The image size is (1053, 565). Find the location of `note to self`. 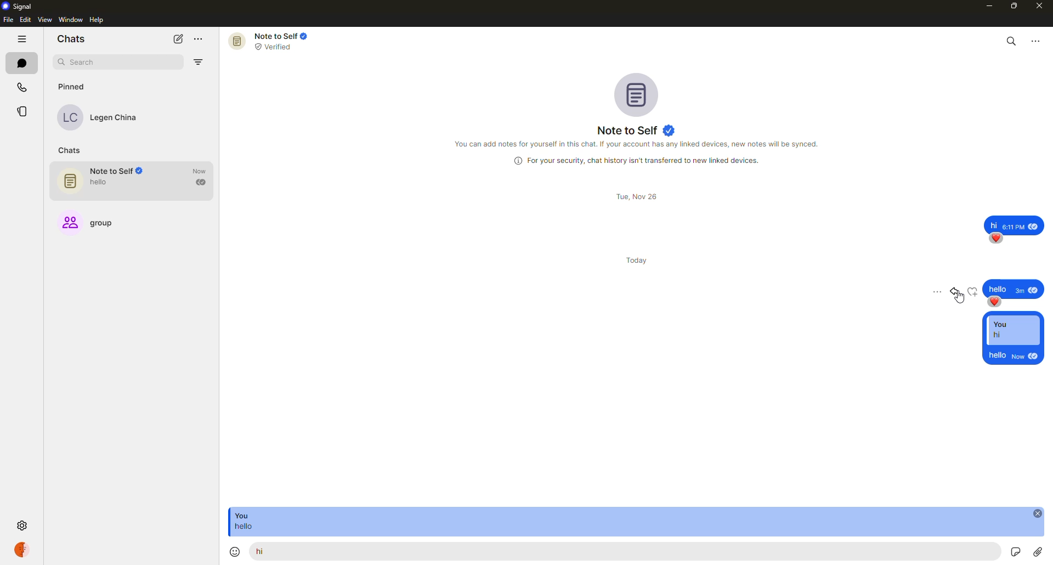

note to self is located at coordinates (270, 41).